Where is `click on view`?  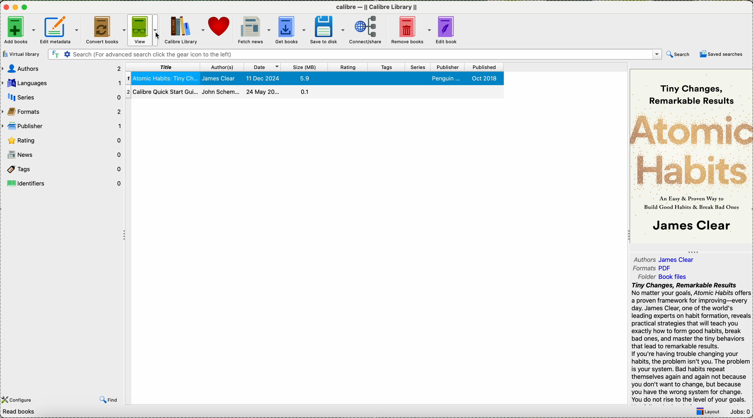
click on view is located at coordinates (145, 30).